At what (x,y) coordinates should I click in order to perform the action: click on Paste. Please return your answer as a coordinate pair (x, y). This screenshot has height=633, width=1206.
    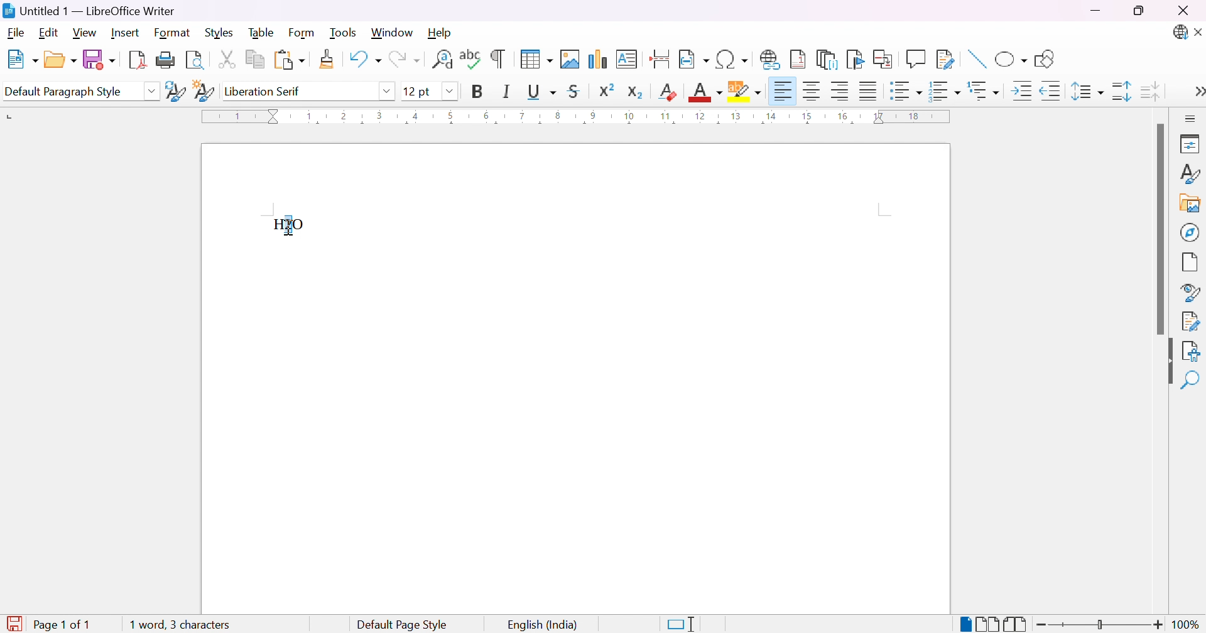
    Looking at the image, I should click on (289, 60).